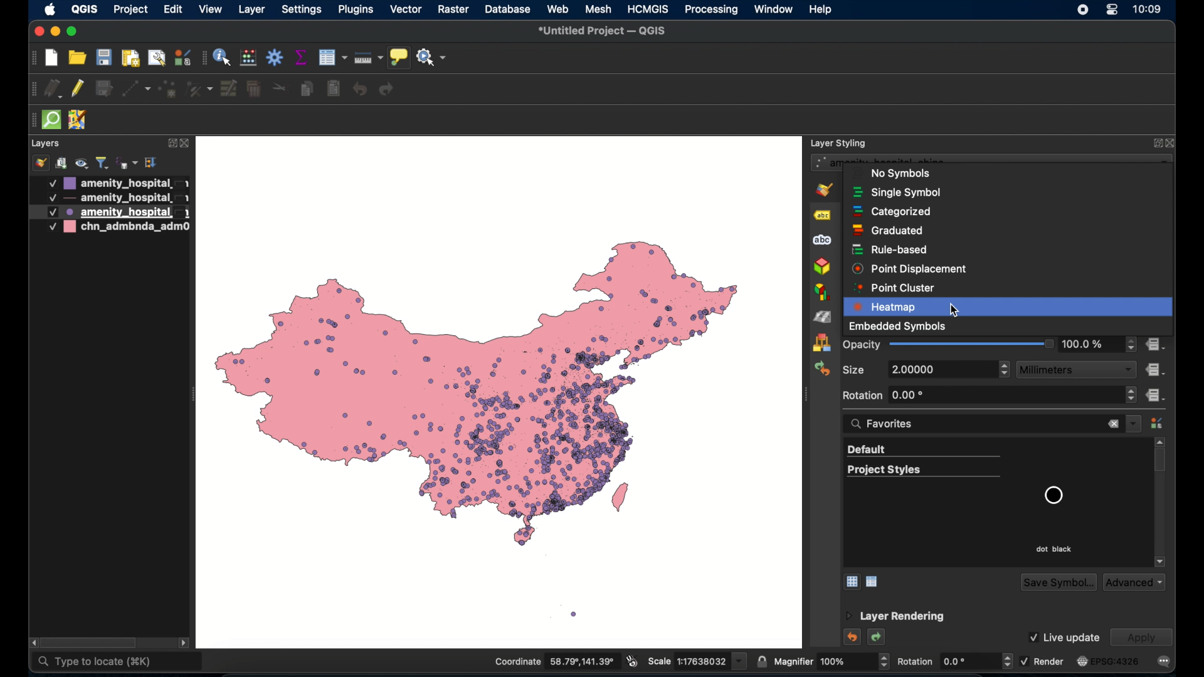  I want to click on heat map, so click(1009, 307).